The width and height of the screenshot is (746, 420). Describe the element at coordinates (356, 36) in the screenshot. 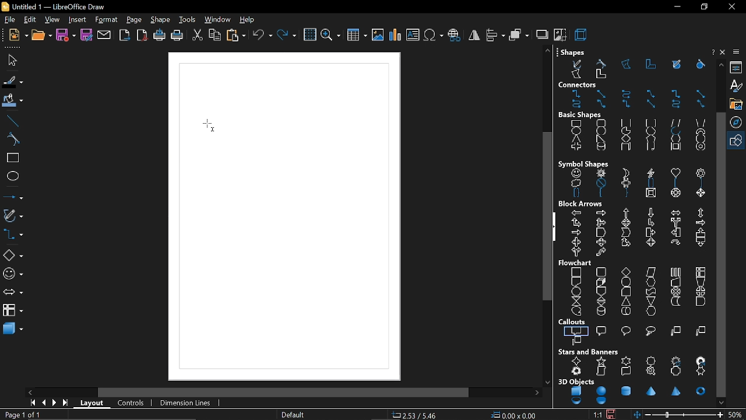

I see `insert table` at that location.